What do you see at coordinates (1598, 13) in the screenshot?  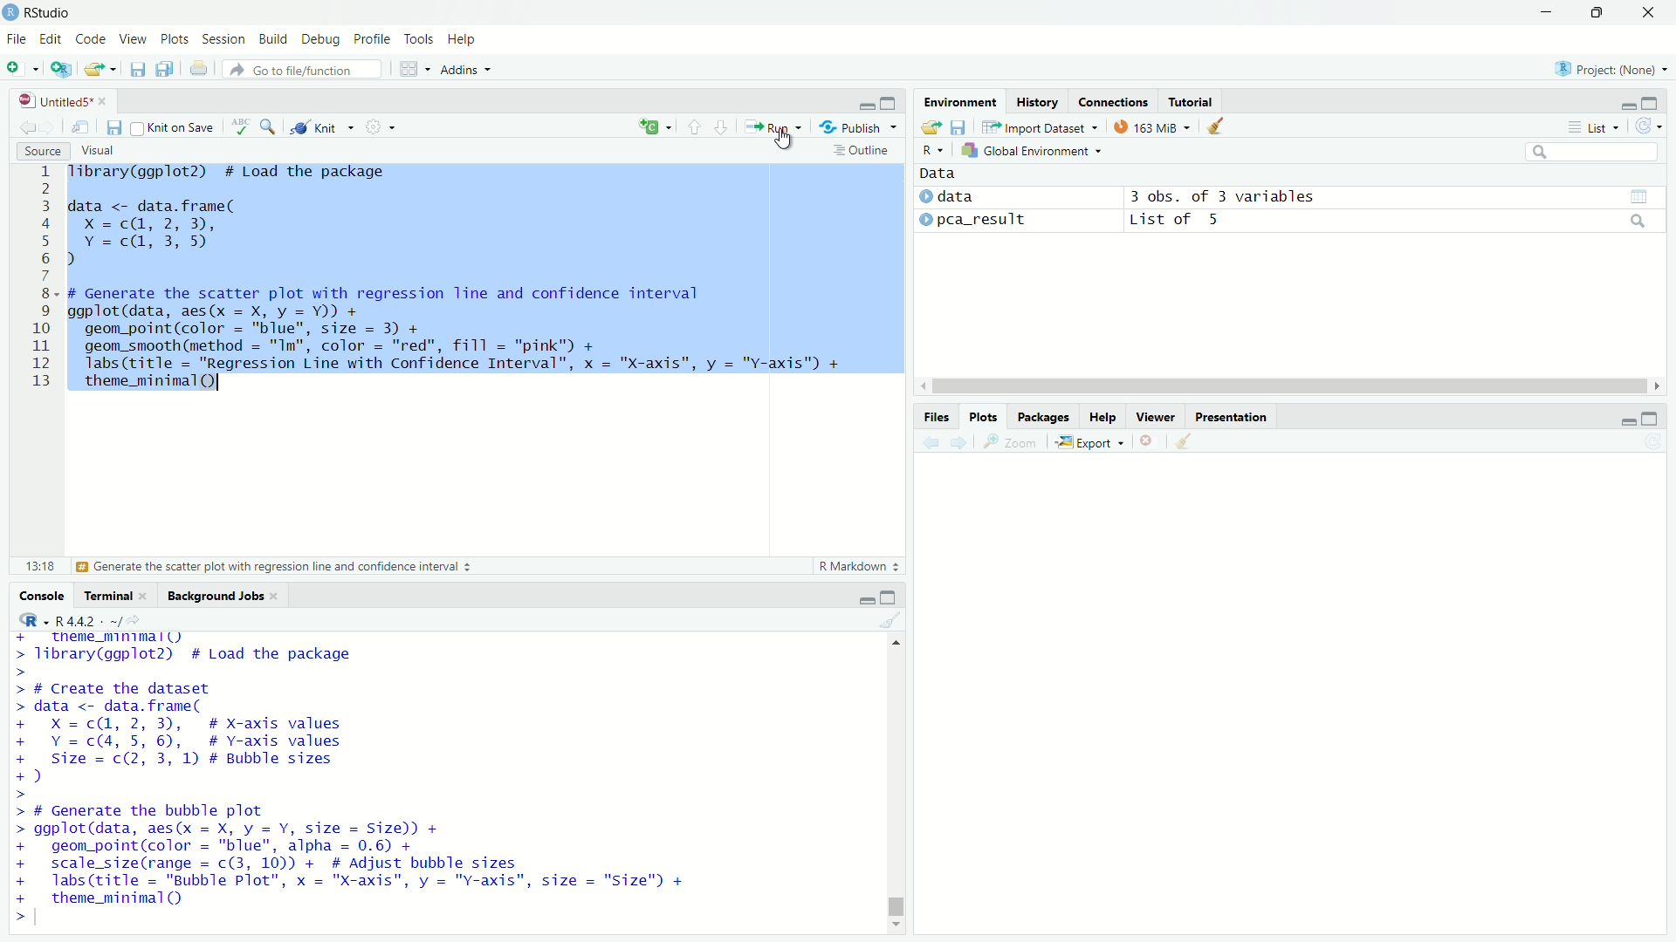 I see `restore` at bounding box center [1598, 13].